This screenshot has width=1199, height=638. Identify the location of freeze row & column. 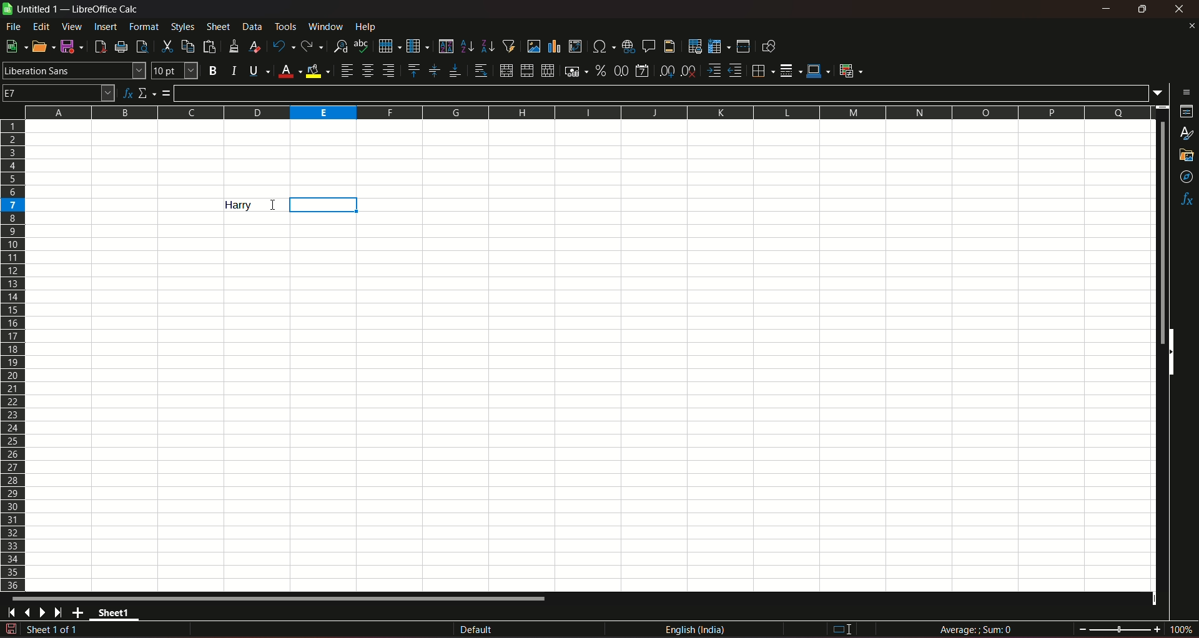
(719, 47).